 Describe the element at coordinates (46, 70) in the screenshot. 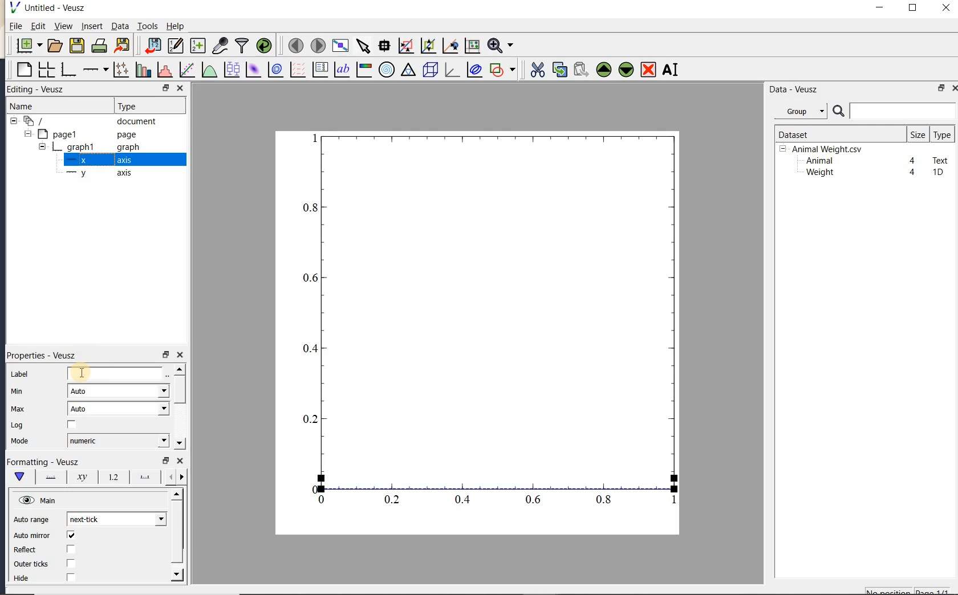

I see `arrange graphs in a grid` at that location.